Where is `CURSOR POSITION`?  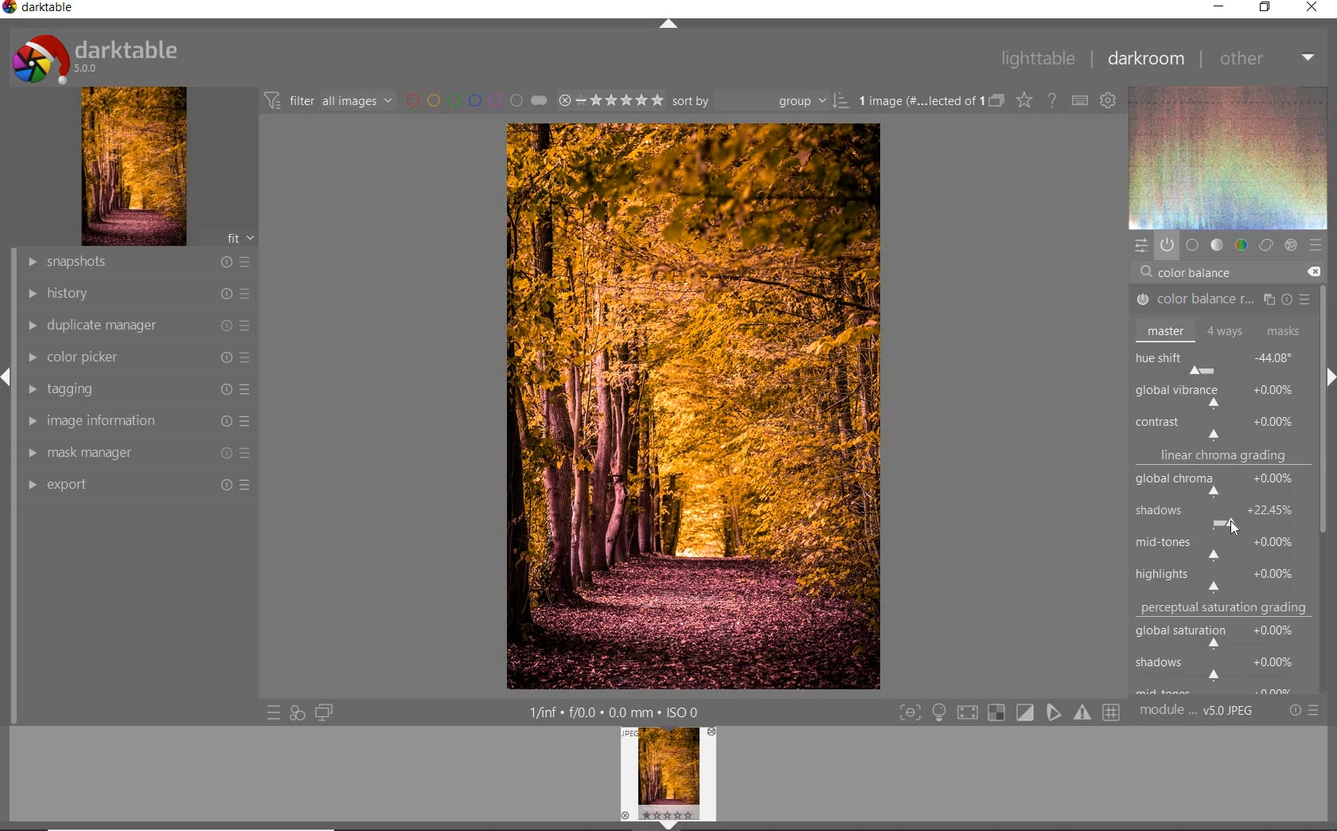 CURSOR POSITION is located at coordinates (1234, 525).